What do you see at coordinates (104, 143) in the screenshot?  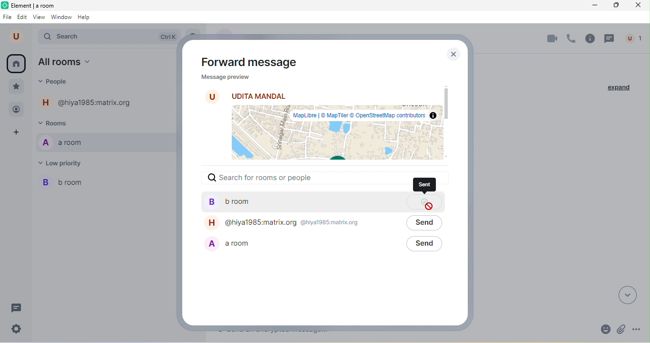 I see `a room` at bounding box center [104, 143].